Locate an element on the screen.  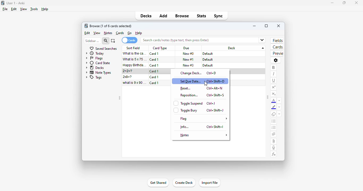
bold is located at coordinates (273, 68).